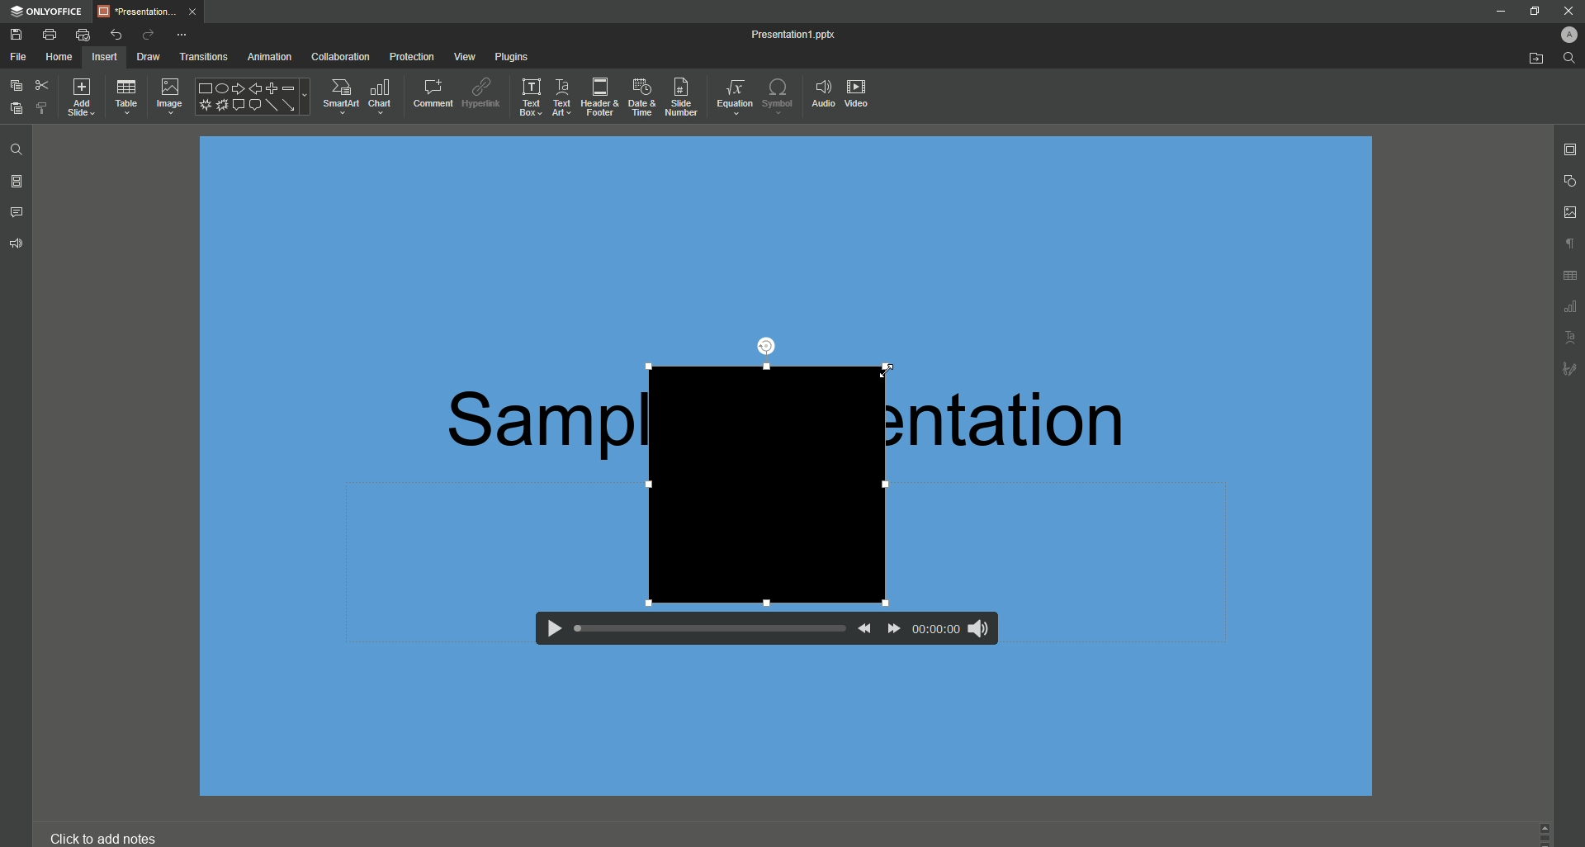 The width and height of the screenshot is (1585, 847). I want to click on Protection, so click(412, 57).